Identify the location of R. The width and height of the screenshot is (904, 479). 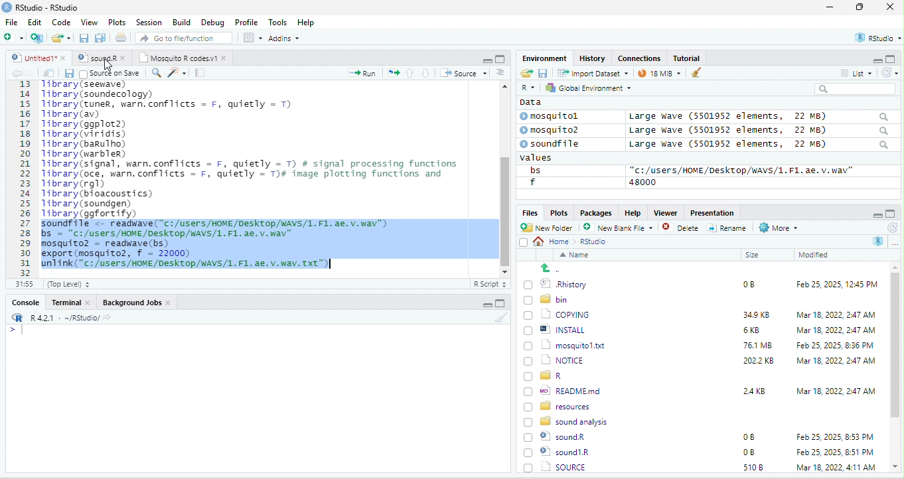
(527, 88).